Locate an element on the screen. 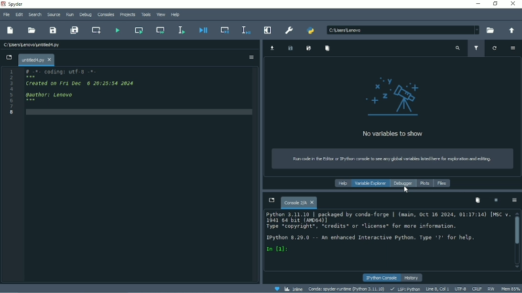  Run code in the editor or IPython console to see any global variables listed here for exploration and editing. is located at coordinates (391, 158).